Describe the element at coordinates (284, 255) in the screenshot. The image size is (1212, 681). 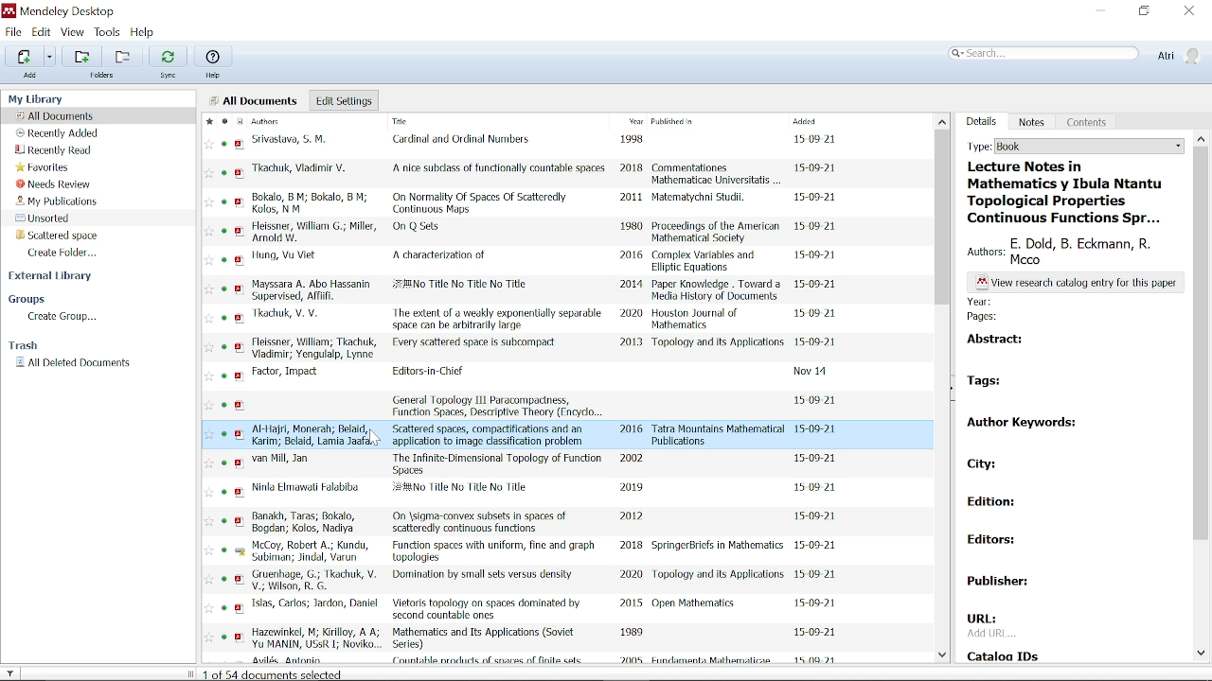
I see `authors` at that location.